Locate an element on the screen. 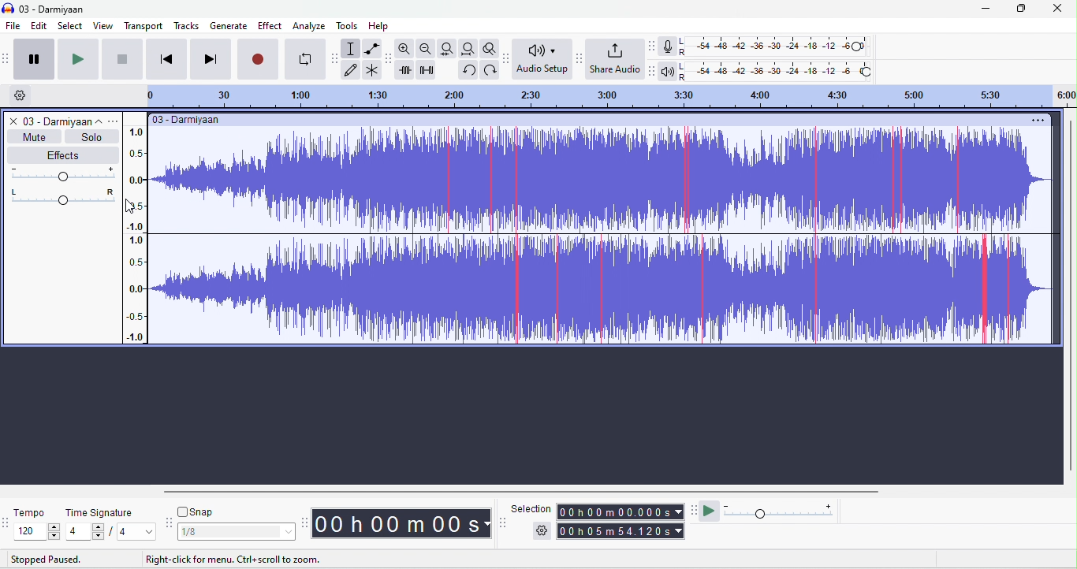 The image size is (1077, 569). recording level is located at coordinates (782, 47).